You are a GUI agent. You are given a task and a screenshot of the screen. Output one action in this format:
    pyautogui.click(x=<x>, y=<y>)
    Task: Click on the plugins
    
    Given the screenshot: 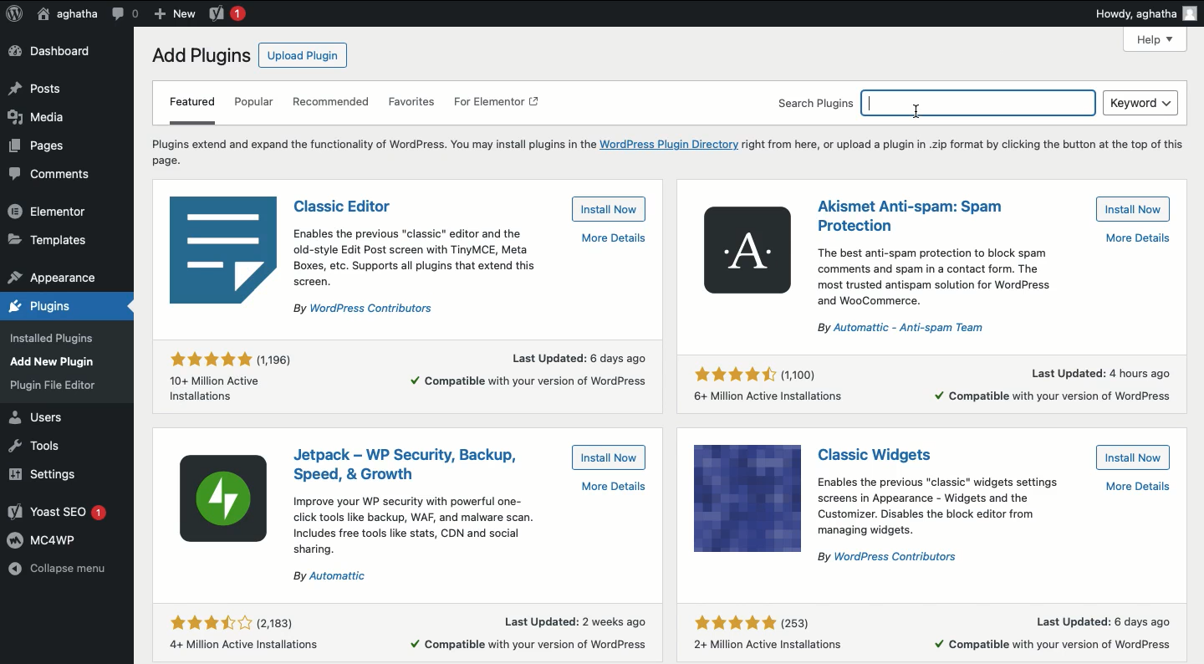 What is the action you would take?
    pyautogui.click(x=57, y=304)
    